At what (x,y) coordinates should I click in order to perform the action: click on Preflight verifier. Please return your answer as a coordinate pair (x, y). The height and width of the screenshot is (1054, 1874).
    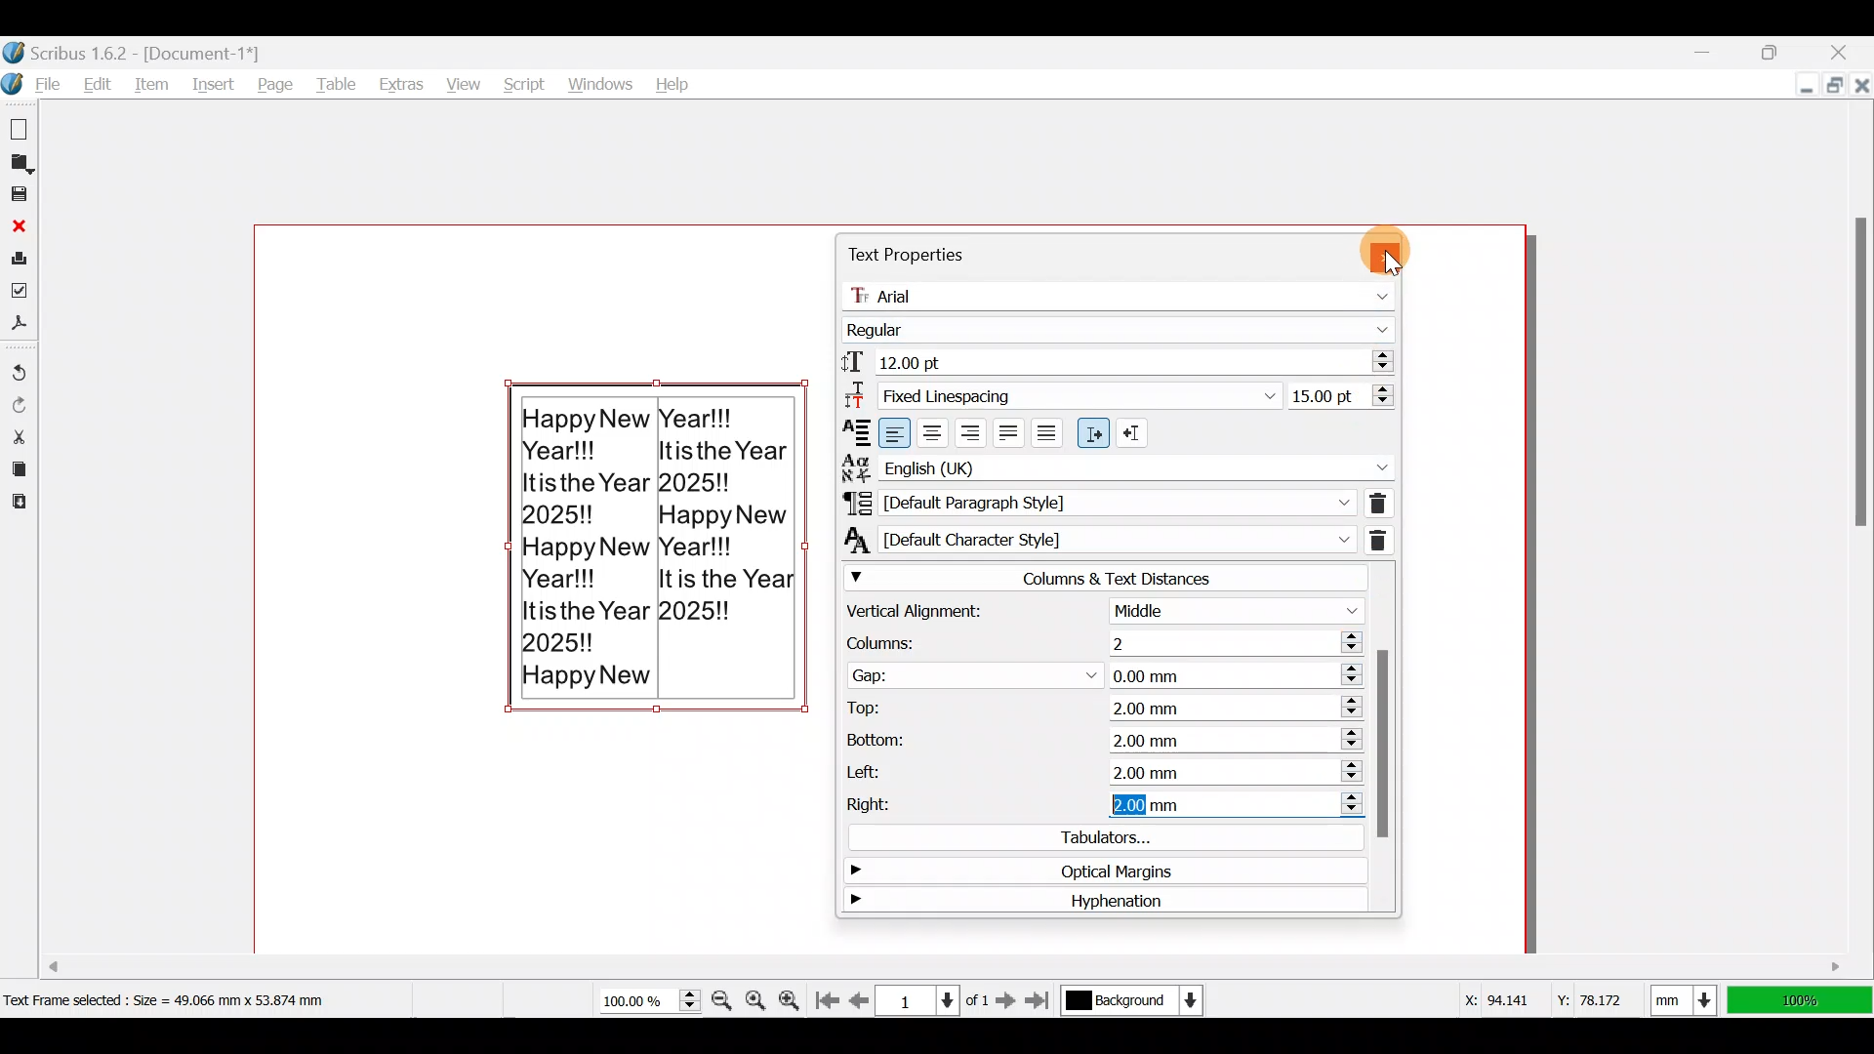
    Looking at the image, I should click on (19, 295).